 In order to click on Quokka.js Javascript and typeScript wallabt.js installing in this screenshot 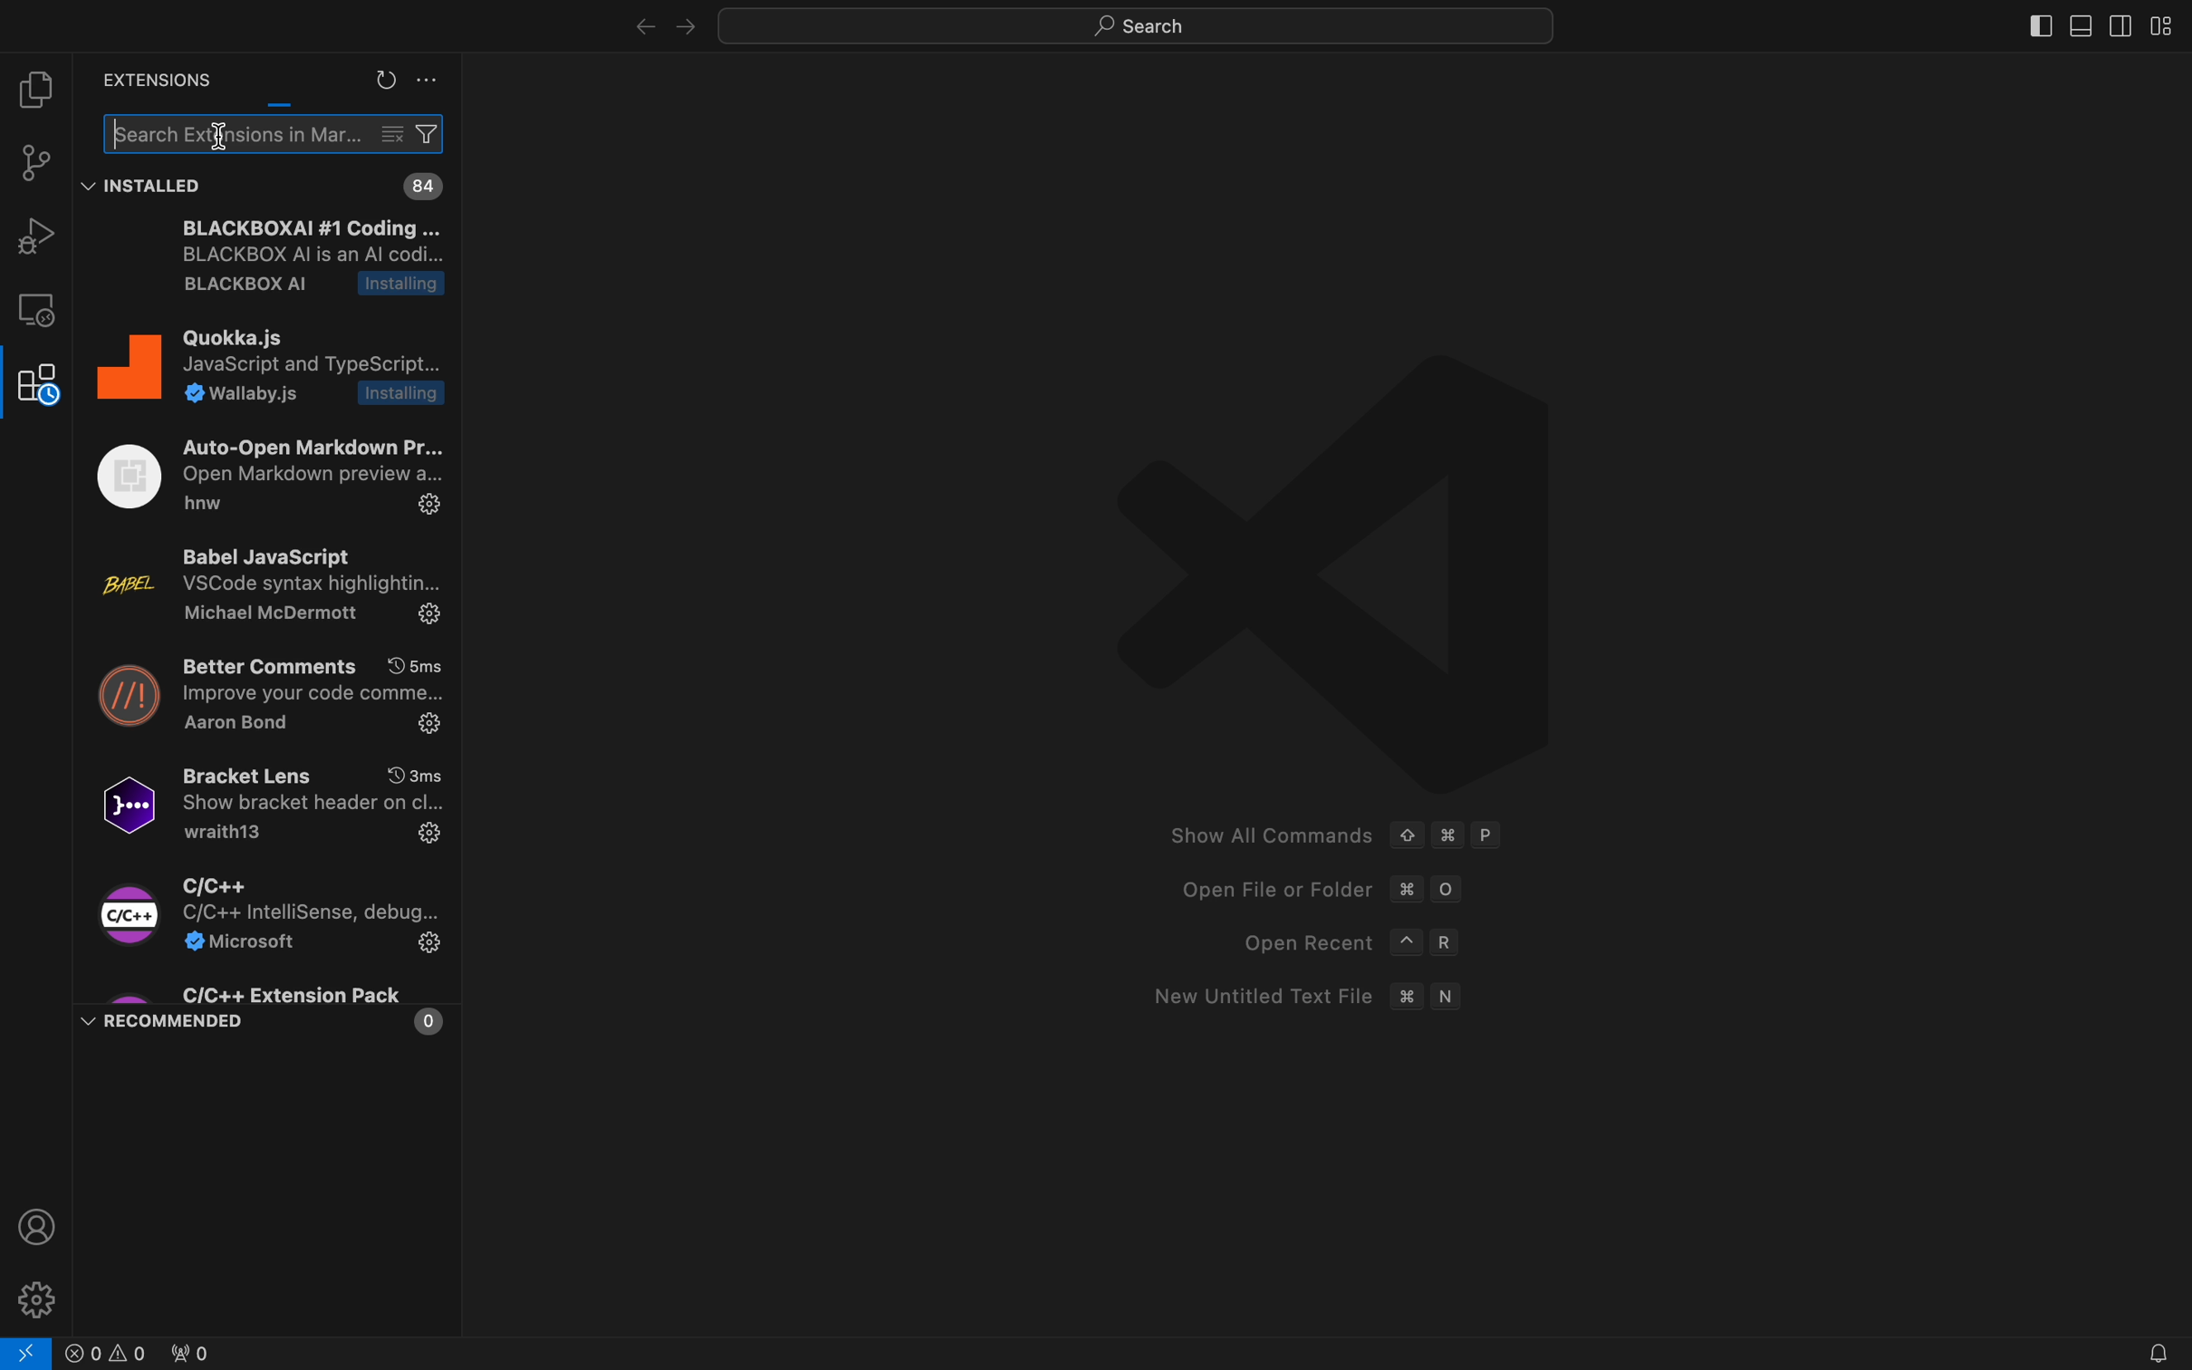, I will do `click(264, 369)`.